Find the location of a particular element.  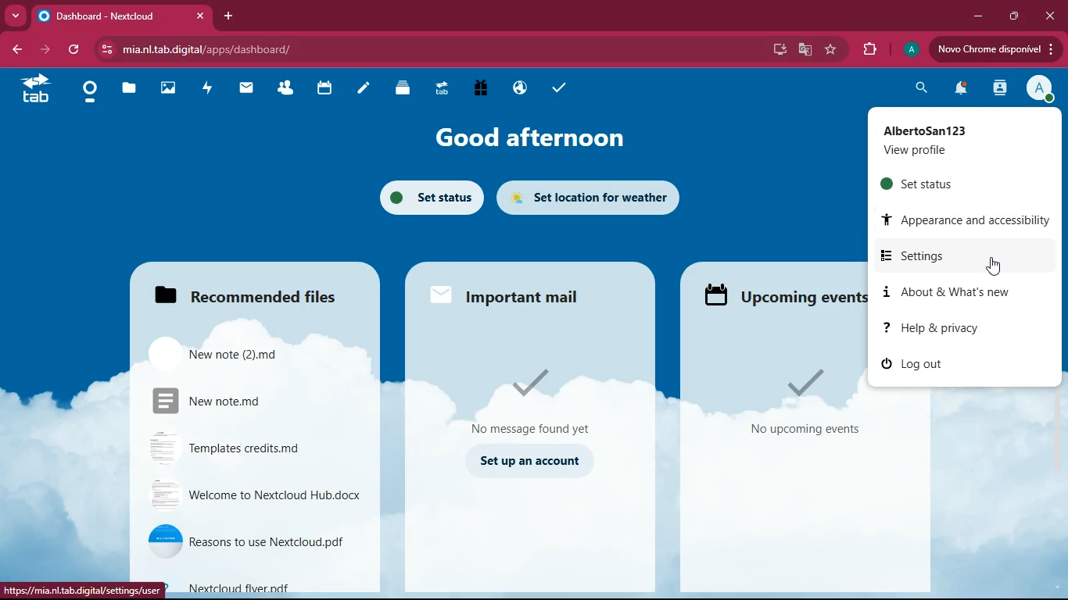

about is located at coordinates (962, 290).